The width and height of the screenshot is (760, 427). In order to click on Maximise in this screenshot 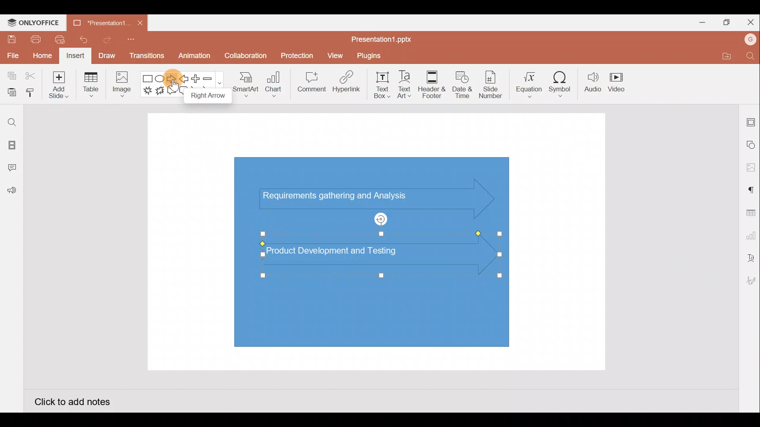, I will do `click(724, 23)`.